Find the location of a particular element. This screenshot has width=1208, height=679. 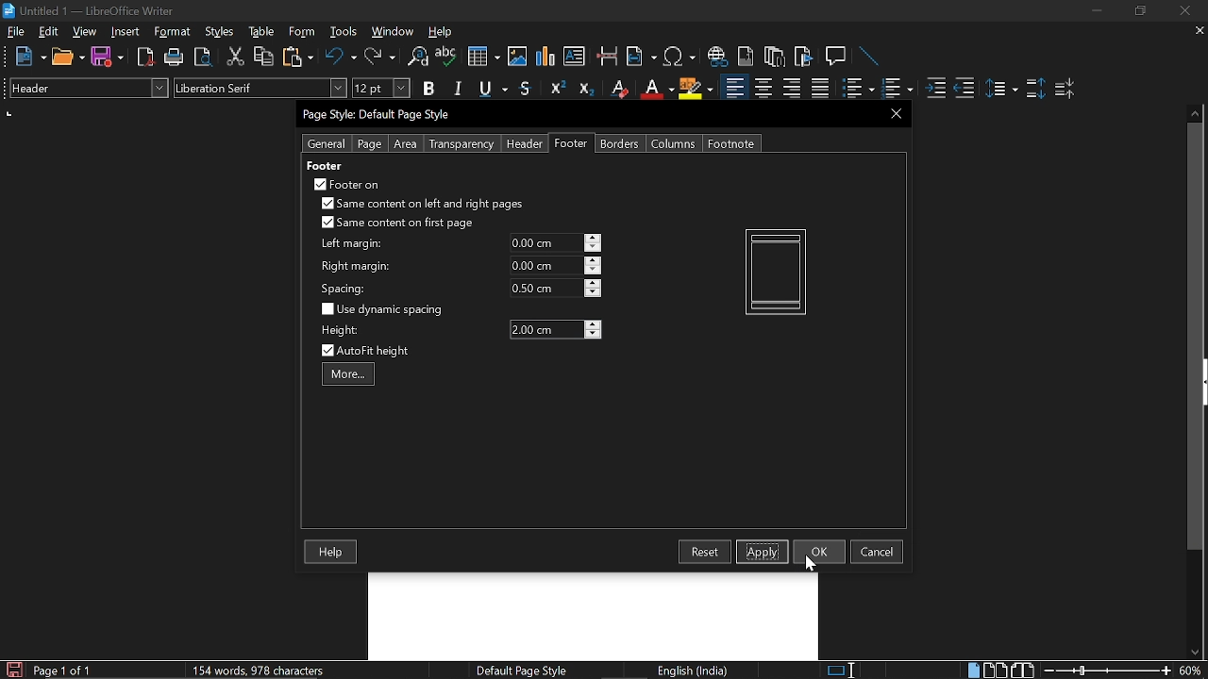

Toggle preview is located at coordinates (202, 58).